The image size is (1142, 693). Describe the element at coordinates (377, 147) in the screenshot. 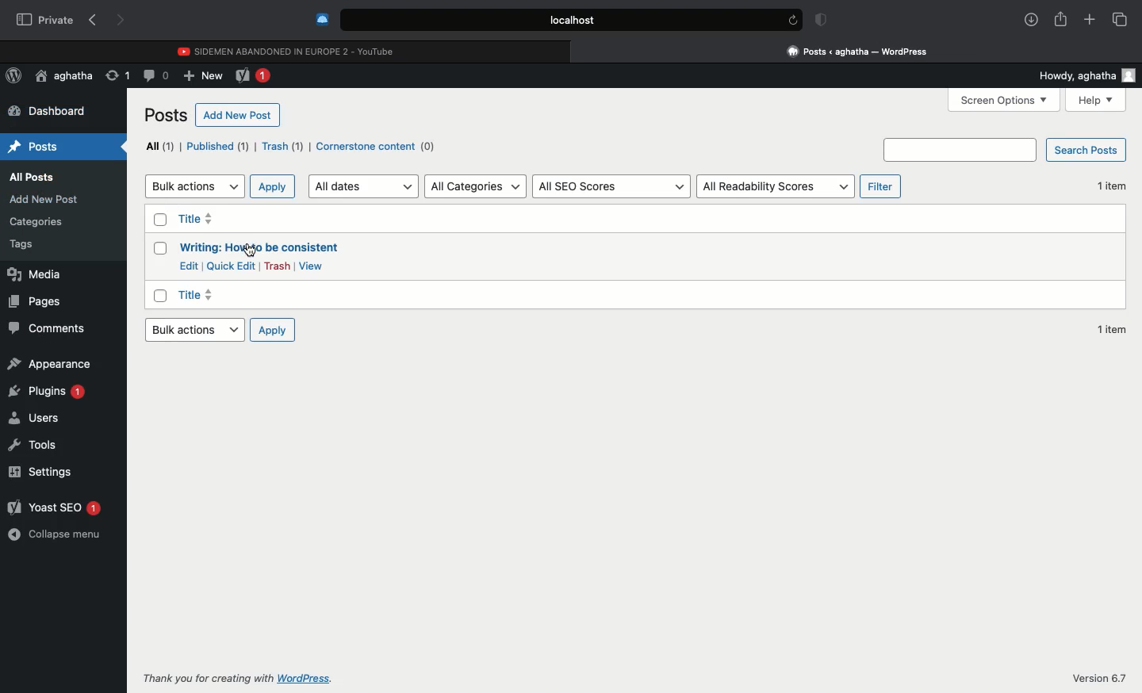

I see `Cornerstone content` at that location.